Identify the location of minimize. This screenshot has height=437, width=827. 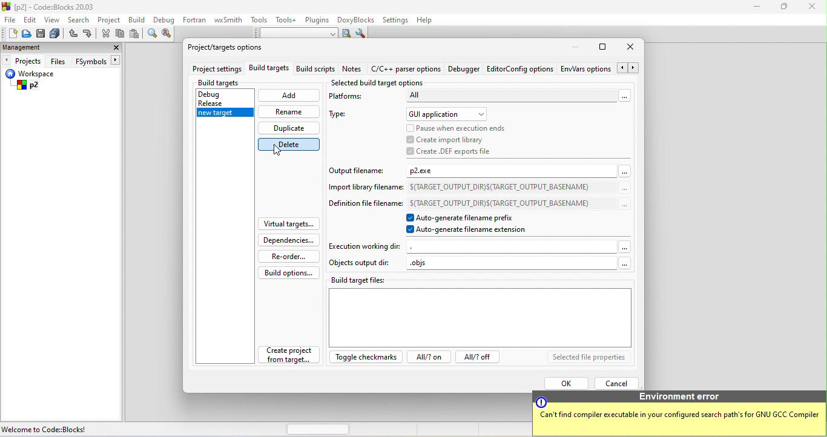
(760, 9).